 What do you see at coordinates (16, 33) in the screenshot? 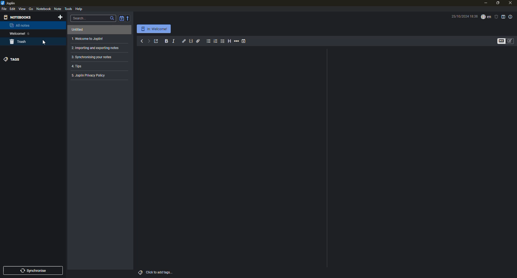
I see `welcome!` at bounding box center [16, 33].